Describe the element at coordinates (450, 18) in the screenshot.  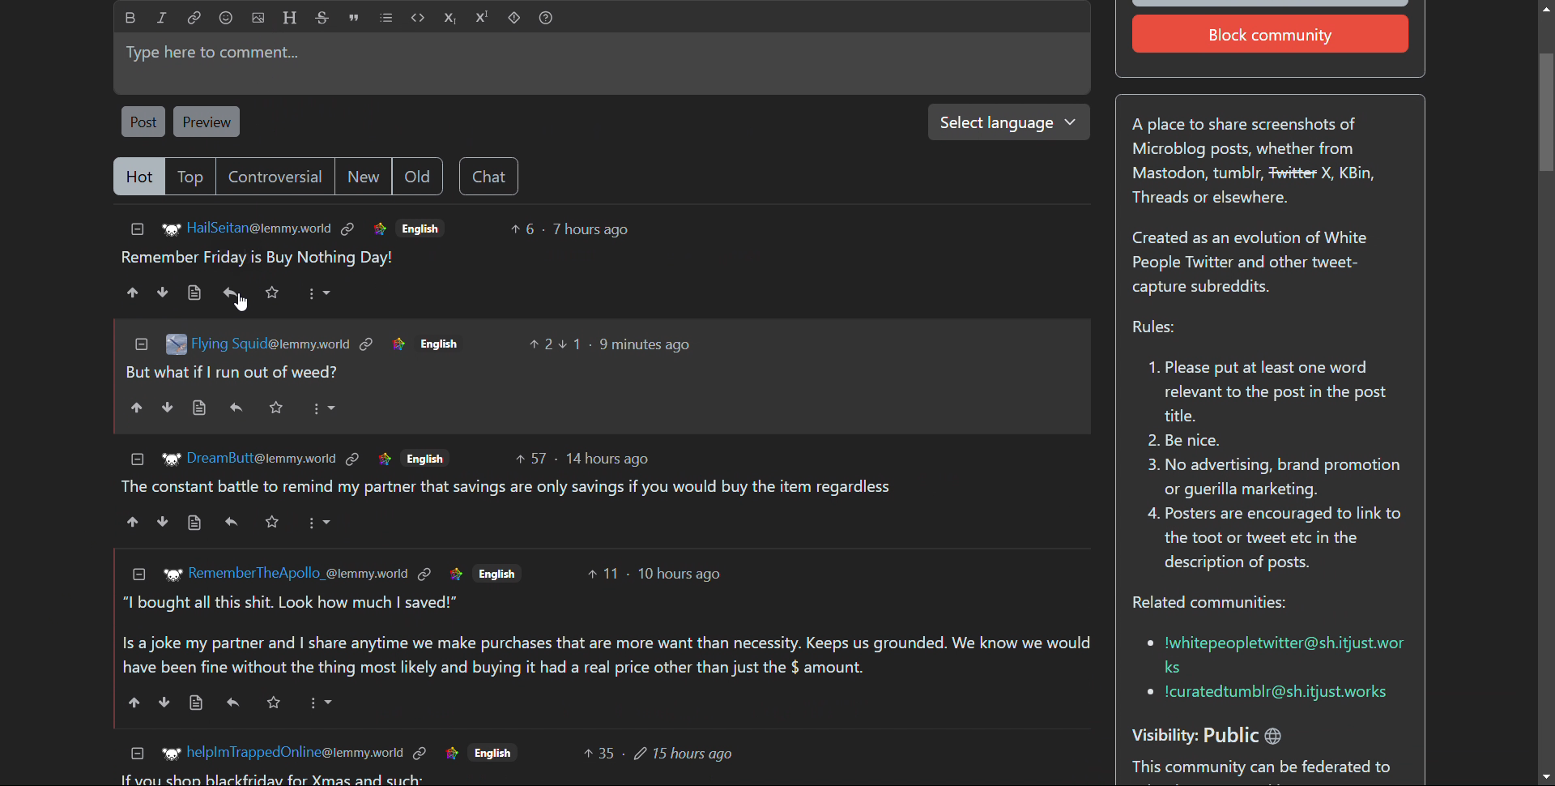
I see `subscript` at that location.